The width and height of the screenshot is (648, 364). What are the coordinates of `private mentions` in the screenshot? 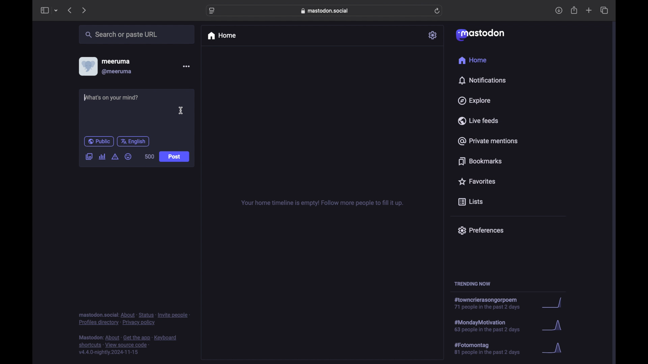 It's located at (487, 141).